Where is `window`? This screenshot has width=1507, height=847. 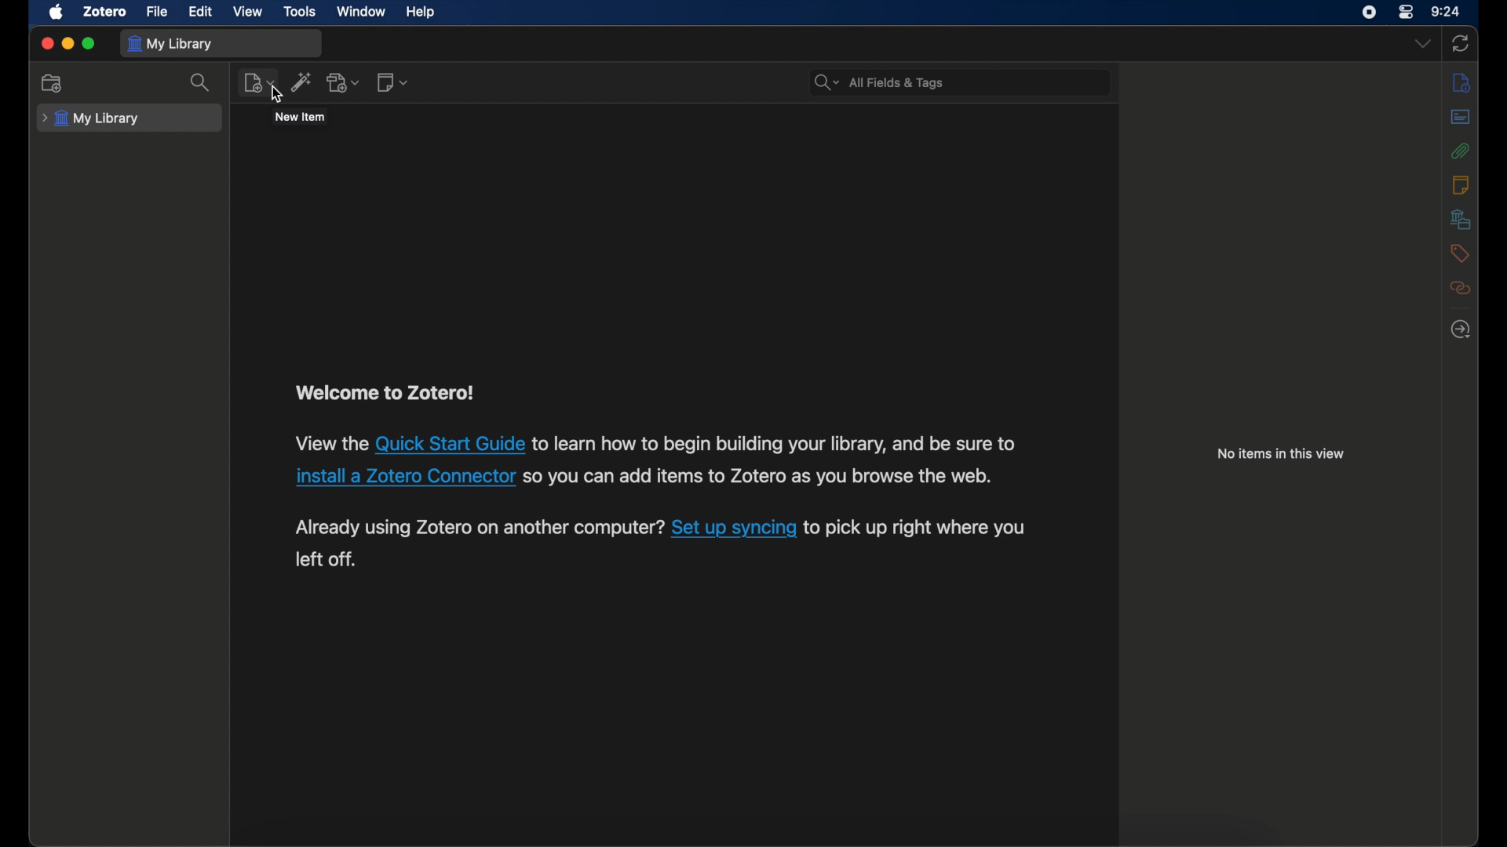 window is located at coordinates (363, 12).